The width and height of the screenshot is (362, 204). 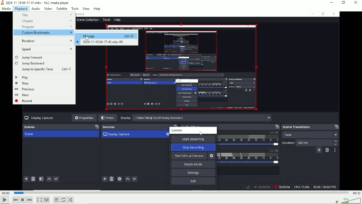 What do you see at coordinates (356, 193) in the screenshot?
I see `00:10` at bounding box center [356, 193].